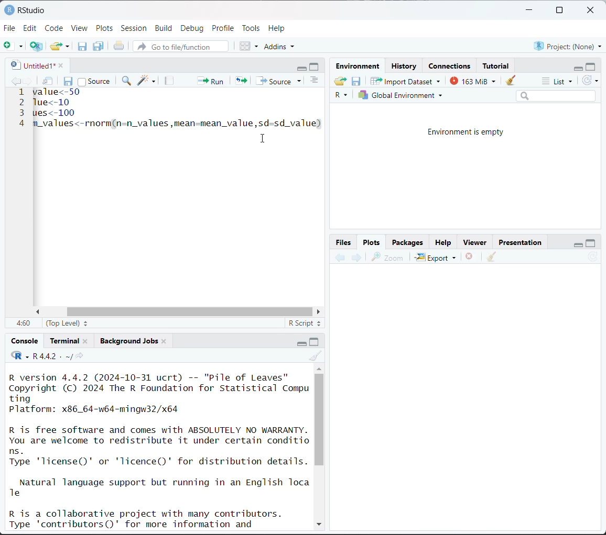 Image resolution: width=606 pixels, height=535 pixels. Describe the element at coordinates (592, 10) in the screenshot. I see `close` at that location.